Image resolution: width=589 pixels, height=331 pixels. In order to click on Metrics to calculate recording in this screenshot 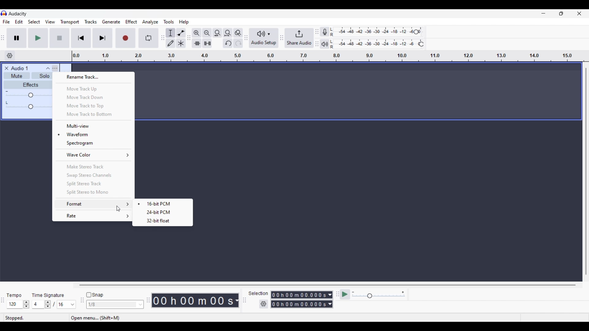, I will do `click(237, 300)`.